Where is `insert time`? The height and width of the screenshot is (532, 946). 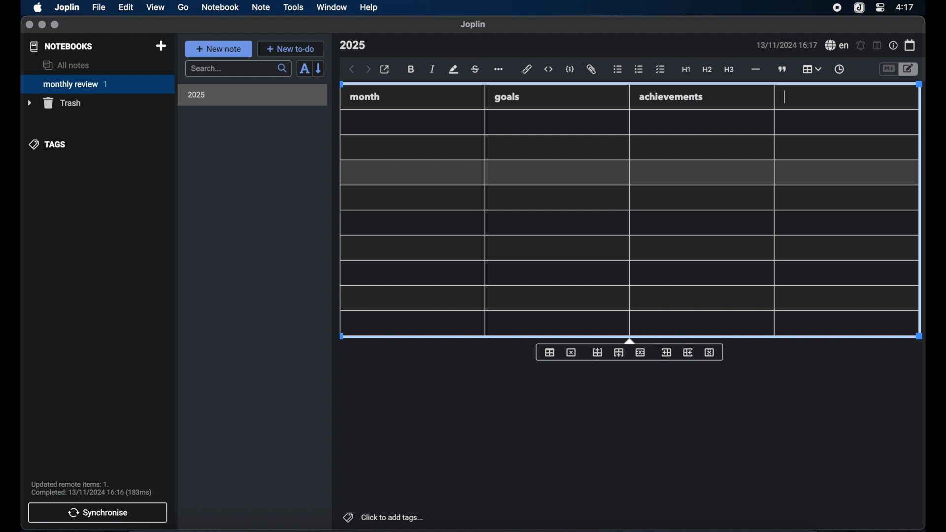 insert time is located at coordinates (839, 69).